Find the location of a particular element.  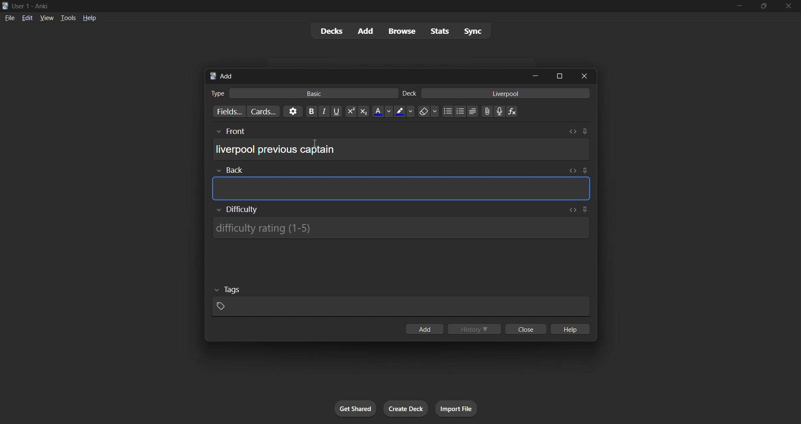

maximize is located at coordinates (560, 75).